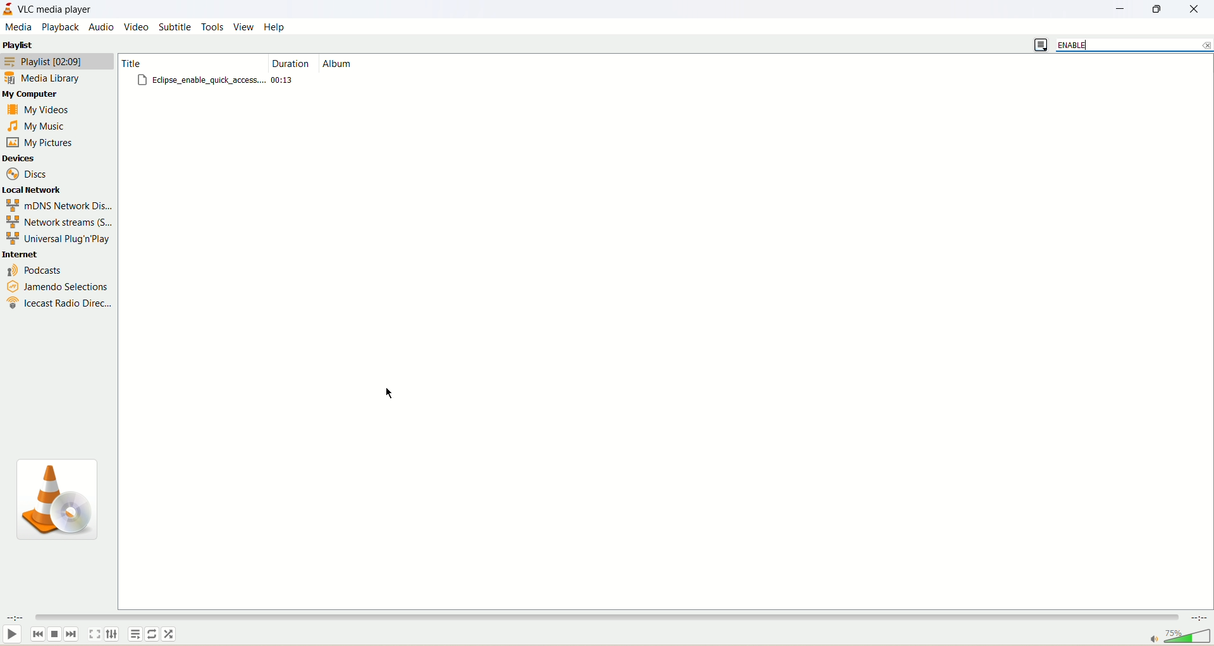  I want to click on playlist, so click(56, 63).